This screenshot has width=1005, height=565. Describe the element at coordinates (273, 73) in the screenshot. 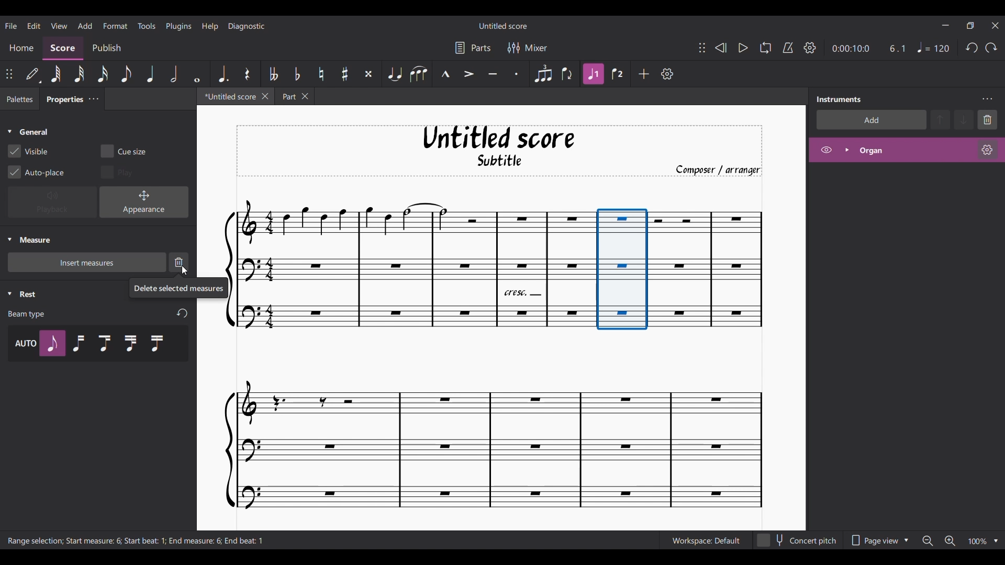

I see `Toggle double flat` at that location.